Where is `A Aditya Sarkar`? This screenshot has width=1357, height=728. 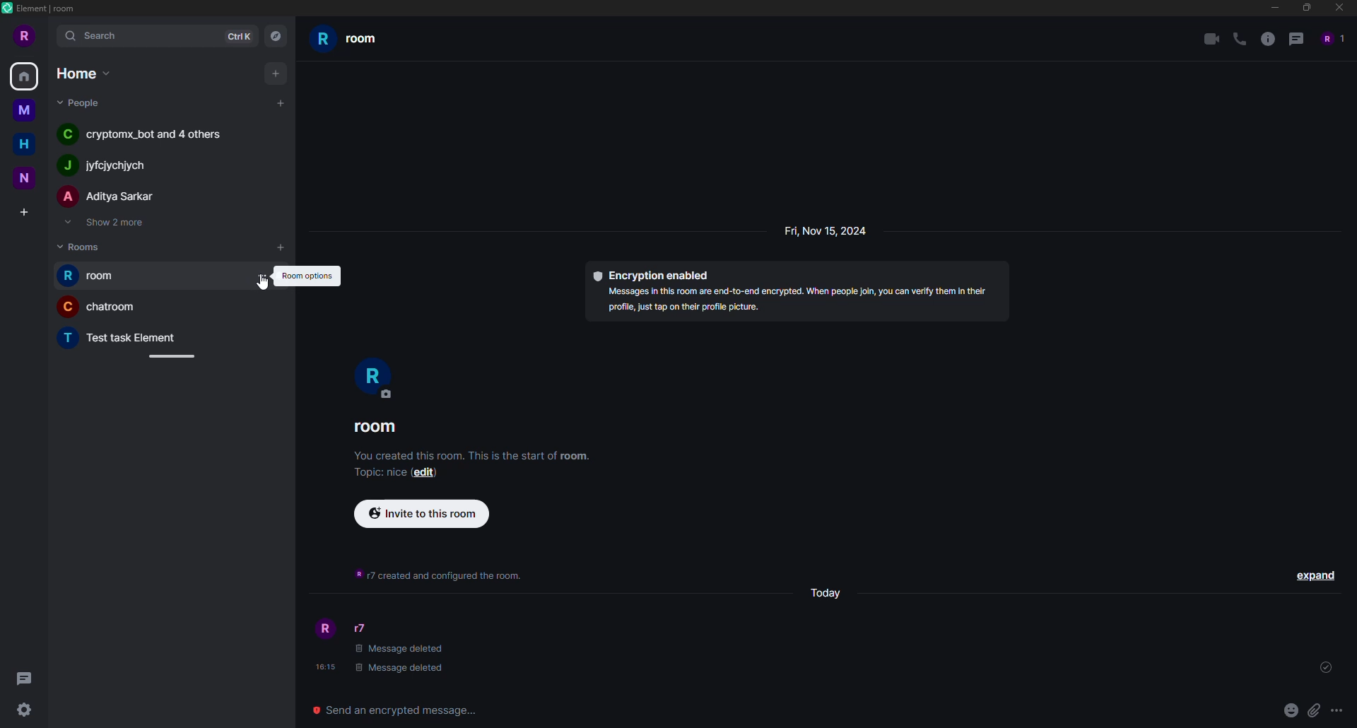
A Aditya Sarkar is located at coordinates (107, 199).